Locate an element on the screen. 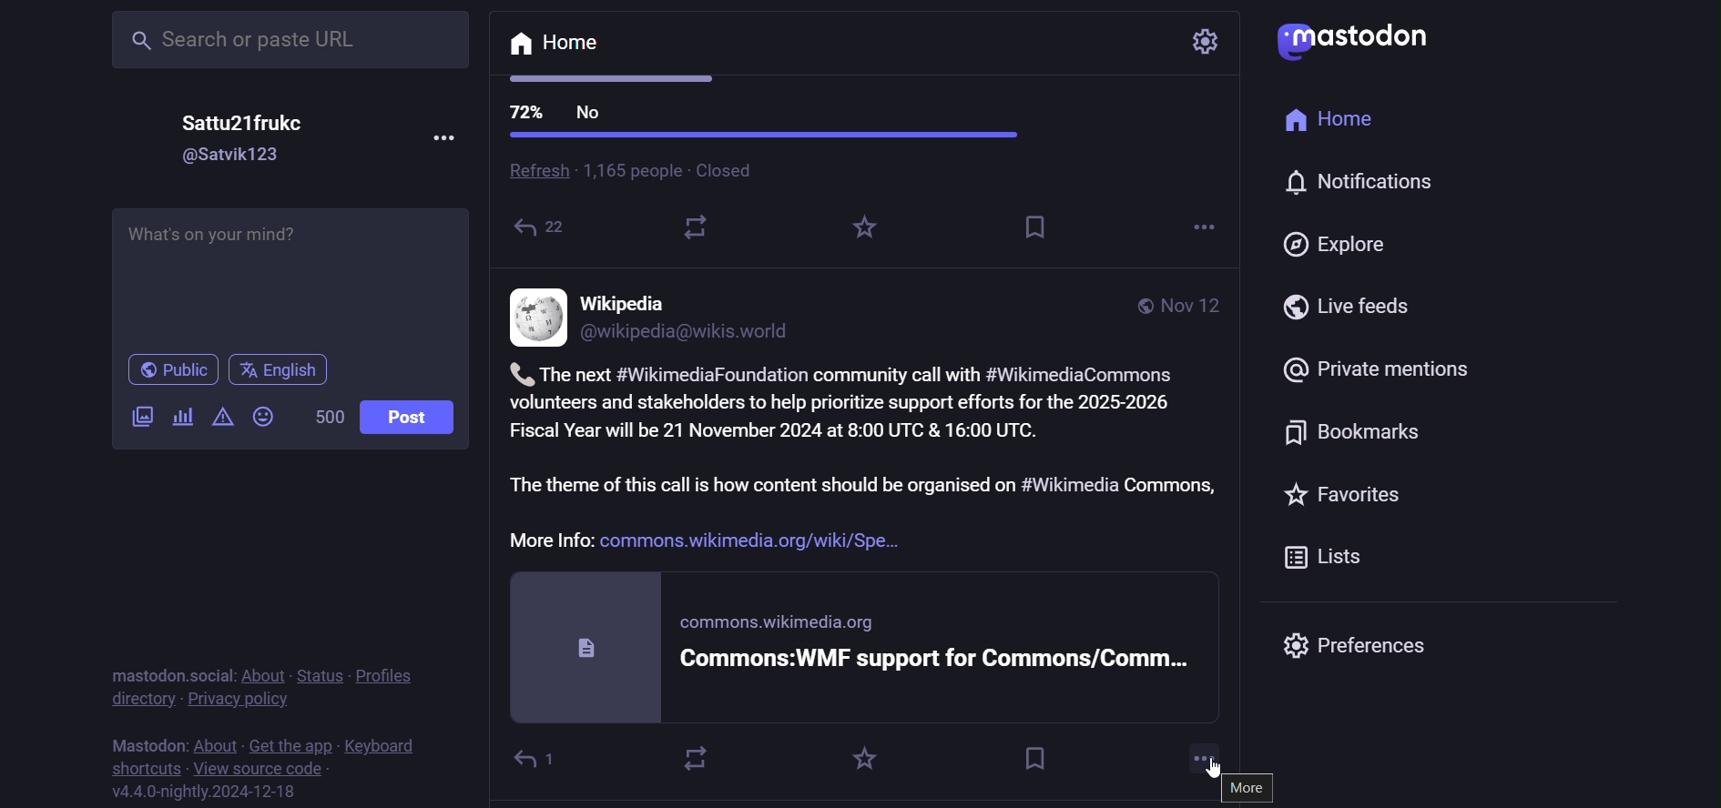 The width and height of the screenshot is (1721, 808). about is located at coordinates (213, 742).